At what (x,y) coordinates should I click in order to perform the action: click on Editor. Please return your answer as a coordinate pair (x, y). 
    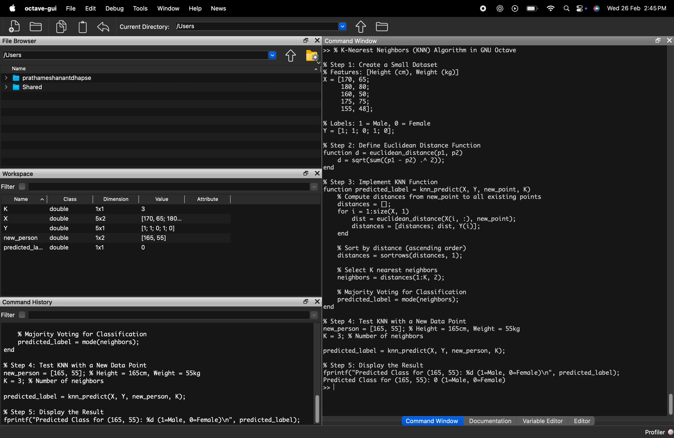
    Looking at the image, I should click on (581, 418).